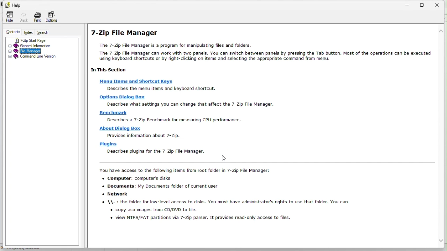  I want to click on Options, so click(54, 17).